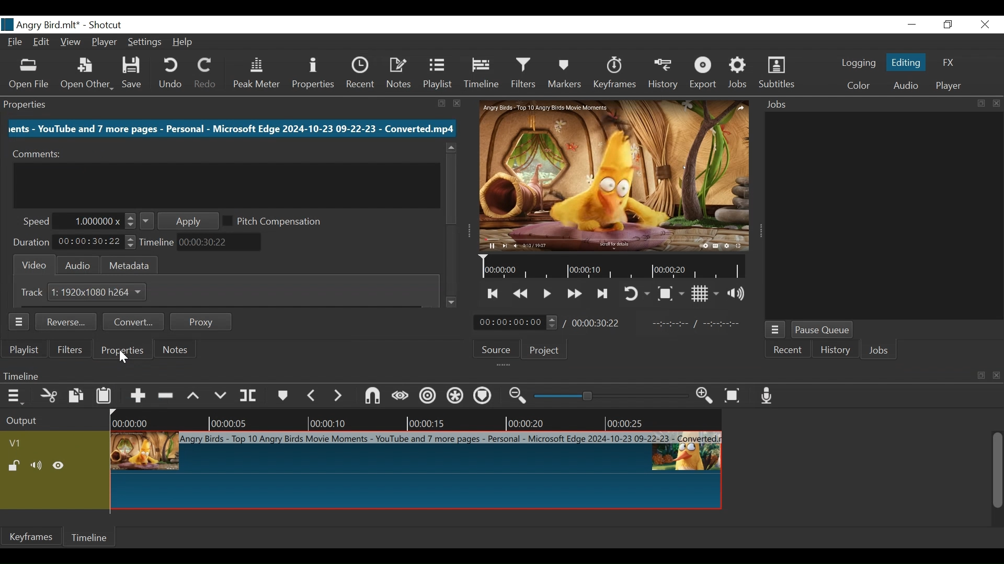  I want to click on Play backward quickly, so click(521, 295).